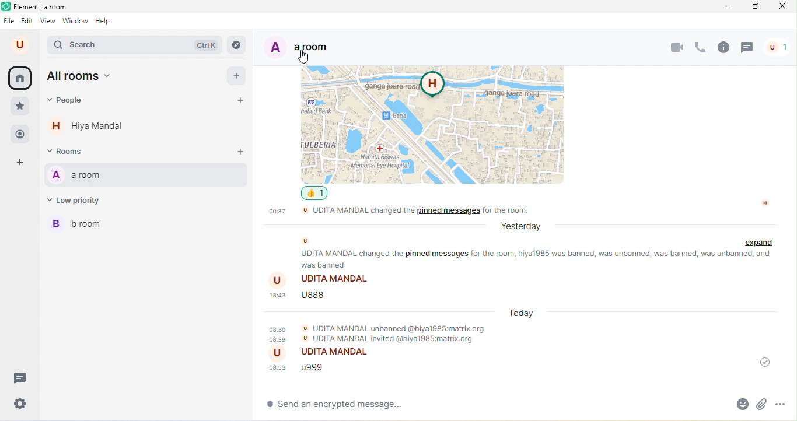 The width and height of the screenshot is (797, 421). I want to click on text, so click(539, 260).